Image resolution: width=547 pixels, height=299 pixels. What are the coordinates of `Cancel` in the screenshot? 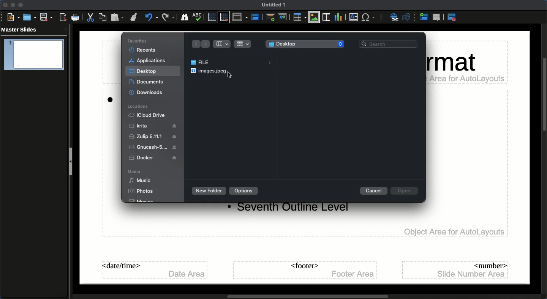 It's located at (374, 191).